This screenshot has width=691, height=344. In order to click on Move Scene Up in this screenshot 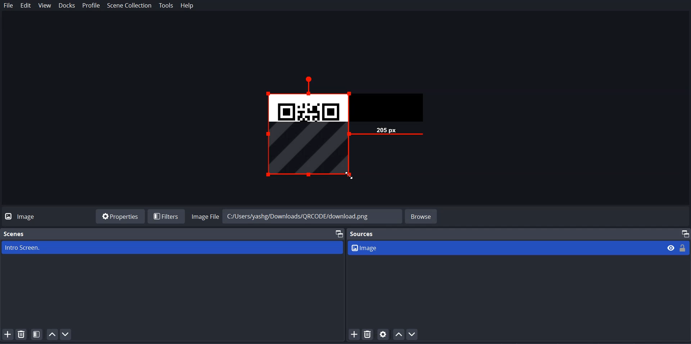, I will do `click(52, 334)`.